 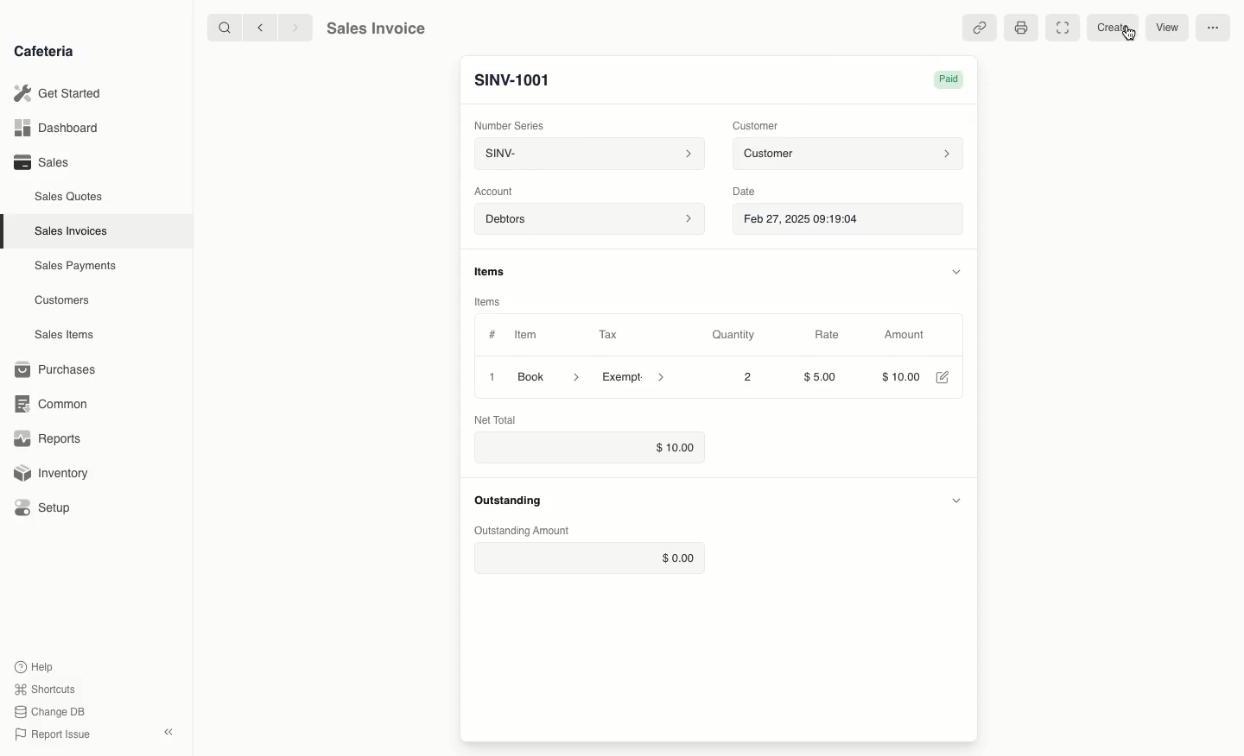 I want to click on ‘Number Series, so click(x=509, y=123).